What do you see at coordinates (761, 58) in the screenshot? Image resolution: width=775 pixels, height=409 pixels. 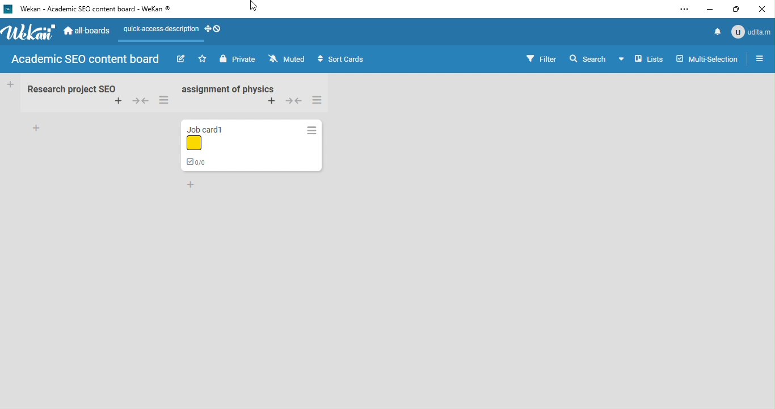 I see `open/close sidebar` at bounding box center [761, 58].